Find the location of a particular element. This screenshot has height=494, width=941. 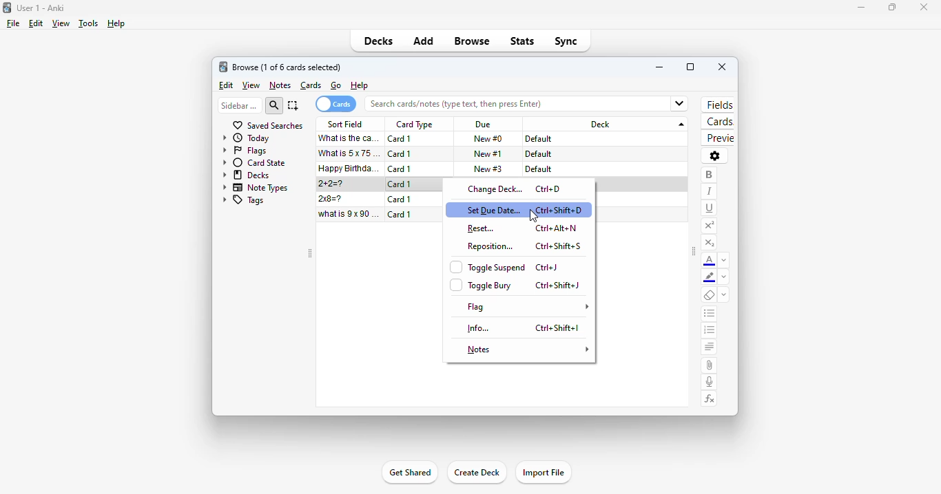

add is located at coordinates (423, 42).